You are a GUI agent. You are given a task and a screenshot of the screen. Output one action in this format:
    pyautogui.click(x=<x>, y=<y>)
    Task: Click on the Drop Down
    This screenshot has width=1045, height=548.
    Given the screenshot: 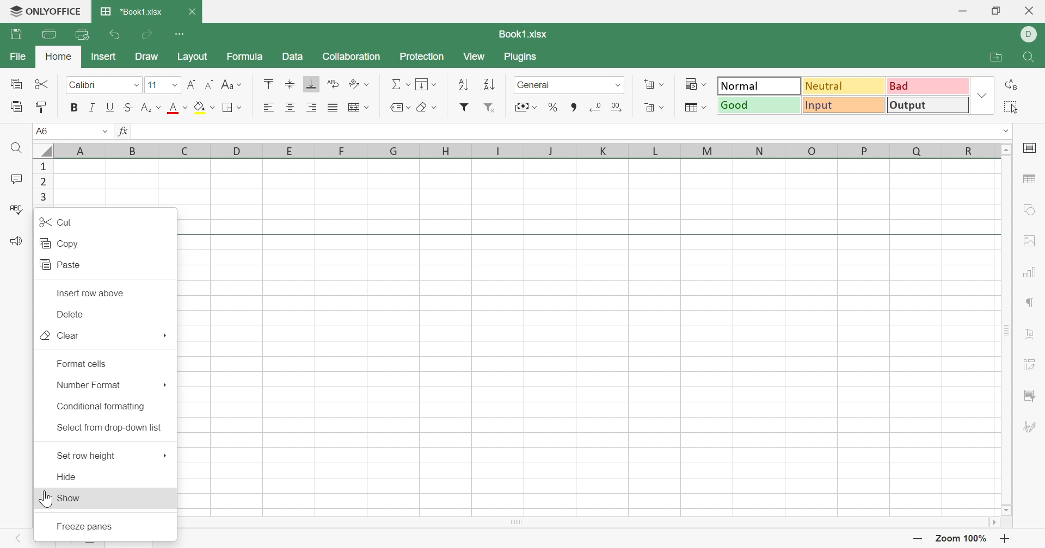 What is the action you would take?
    pyautogui.click(x=174, y=86)
    